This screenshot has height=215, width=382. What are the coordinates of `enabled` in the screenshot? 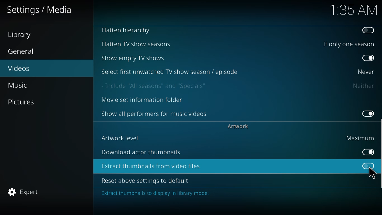 It's located at (366, 152).